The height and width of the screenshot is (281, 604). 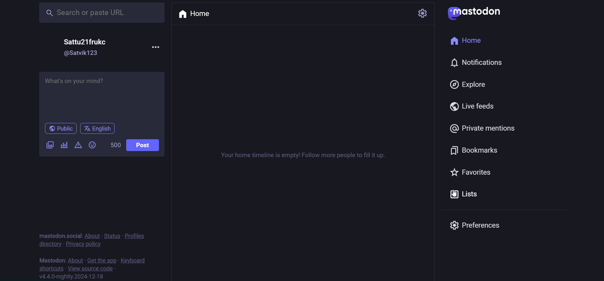 I want to click on word limit, so click(x=114, y=145).